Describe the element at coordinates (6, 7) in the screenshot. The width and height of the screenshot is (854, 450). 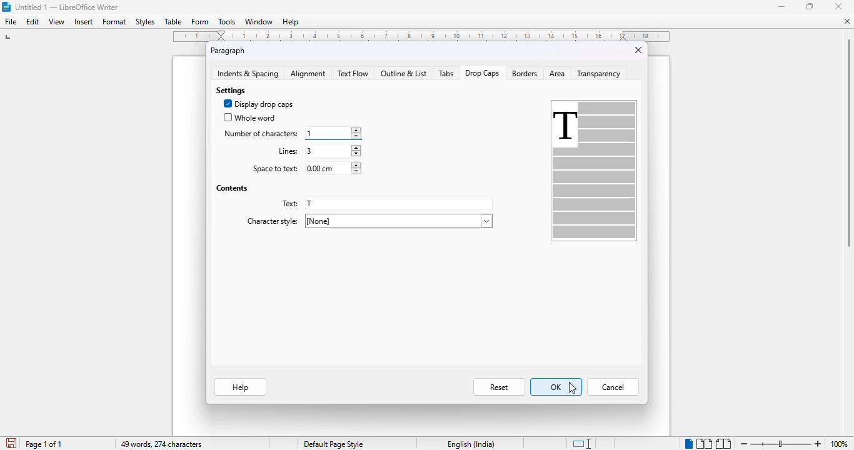
I see `logo` at that location.